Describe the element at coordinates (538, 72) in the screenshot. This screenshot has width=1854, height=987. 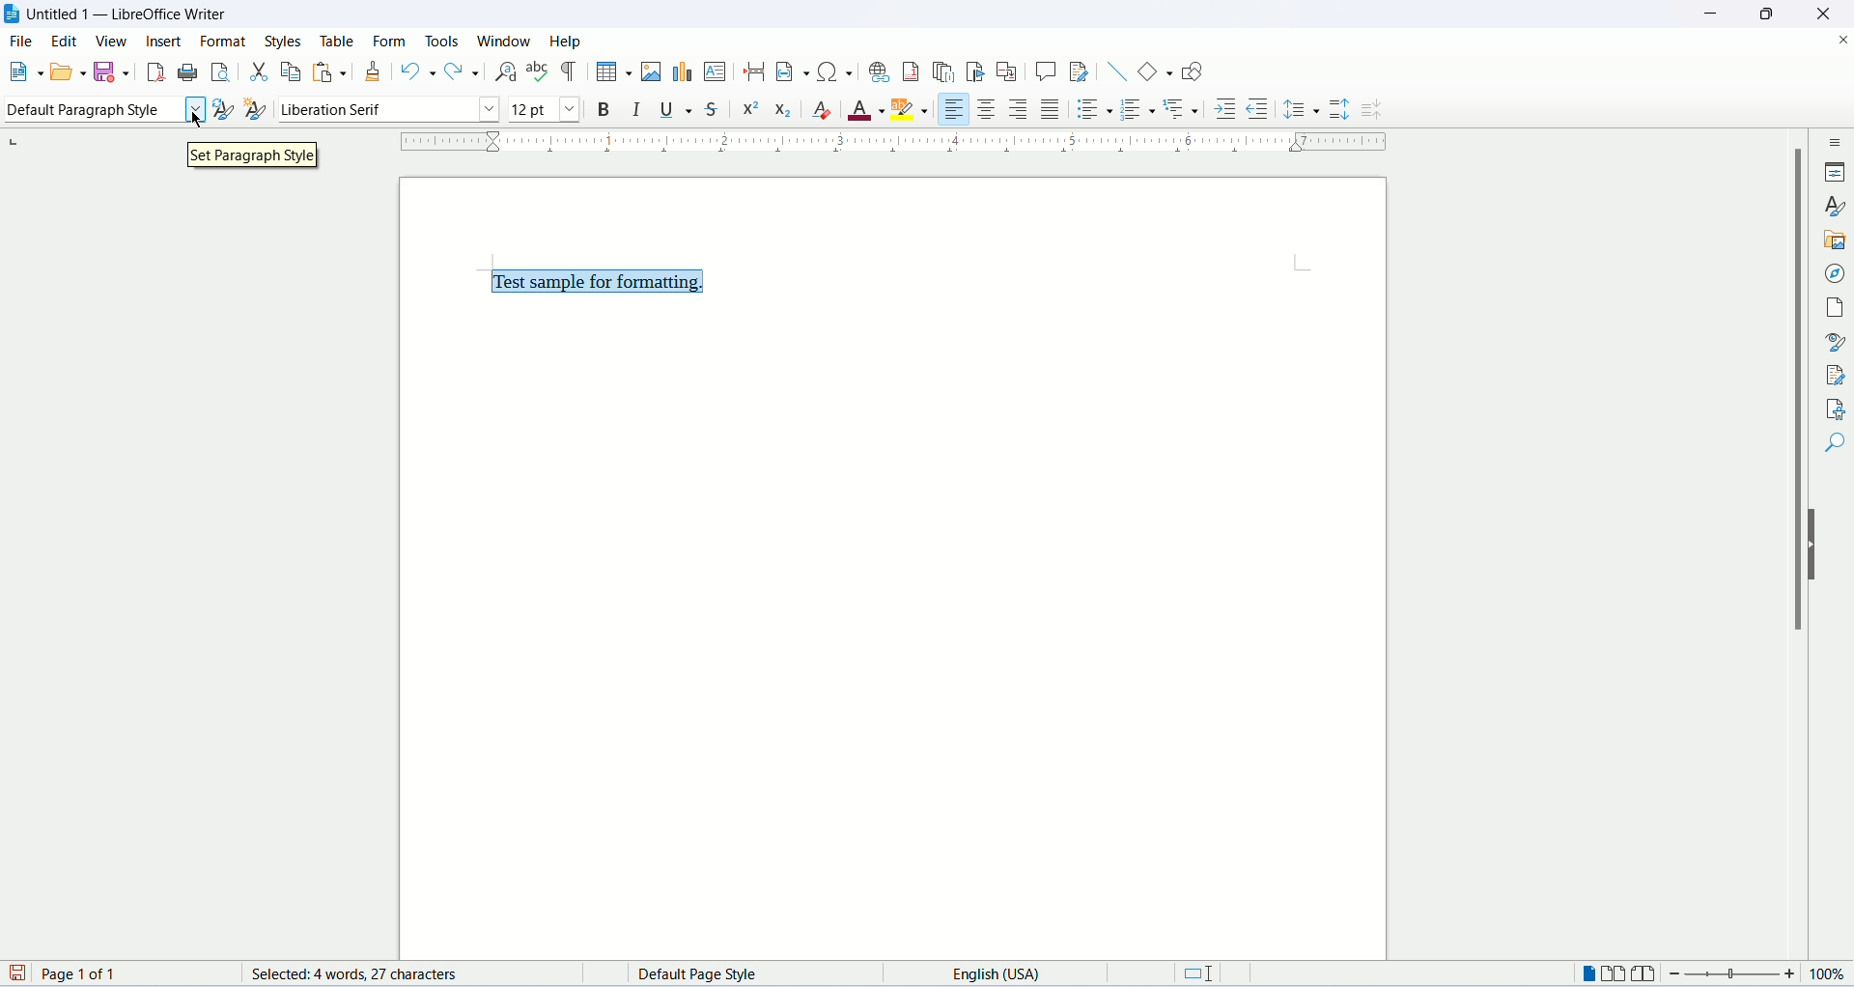
I see `spelling` at that location.